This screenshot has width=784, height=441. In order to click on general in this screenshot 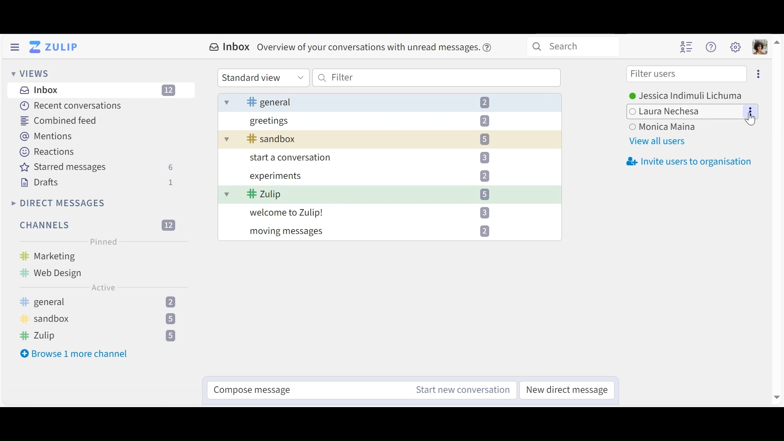, I will do `click(99, 303)`.